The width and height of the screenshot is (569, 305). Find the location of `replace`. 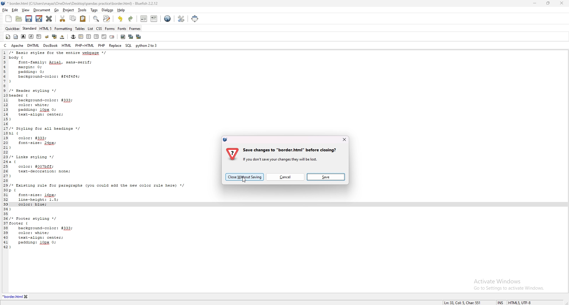

replace is located at coordinates (116, 46).